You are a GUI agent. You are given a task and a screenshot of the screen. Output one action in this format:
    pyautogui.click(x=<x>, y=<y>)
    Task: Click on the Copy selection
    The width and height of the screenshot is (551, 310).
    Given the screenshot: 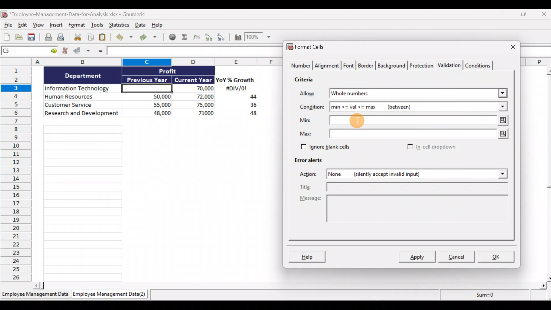 What is the action you would take?
    pyautogui.click(x=90, y=37)
    